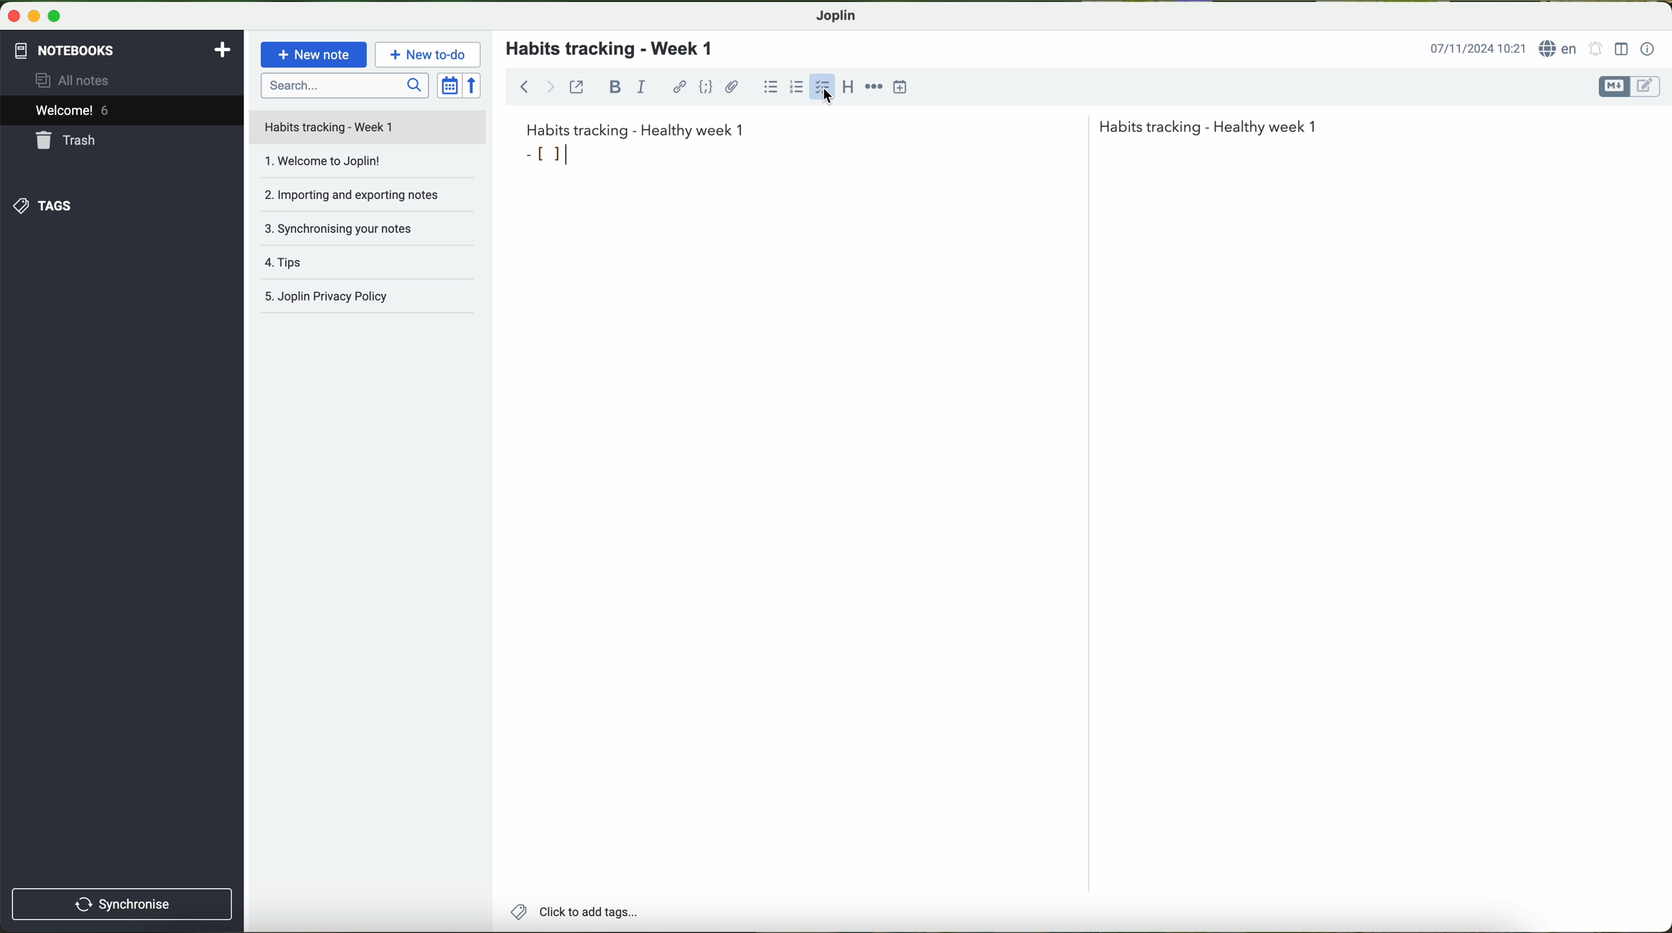  What do you see at coordinates (900, 87) in the screenshot?
I see `insert time` at bounding box center [900, 87].